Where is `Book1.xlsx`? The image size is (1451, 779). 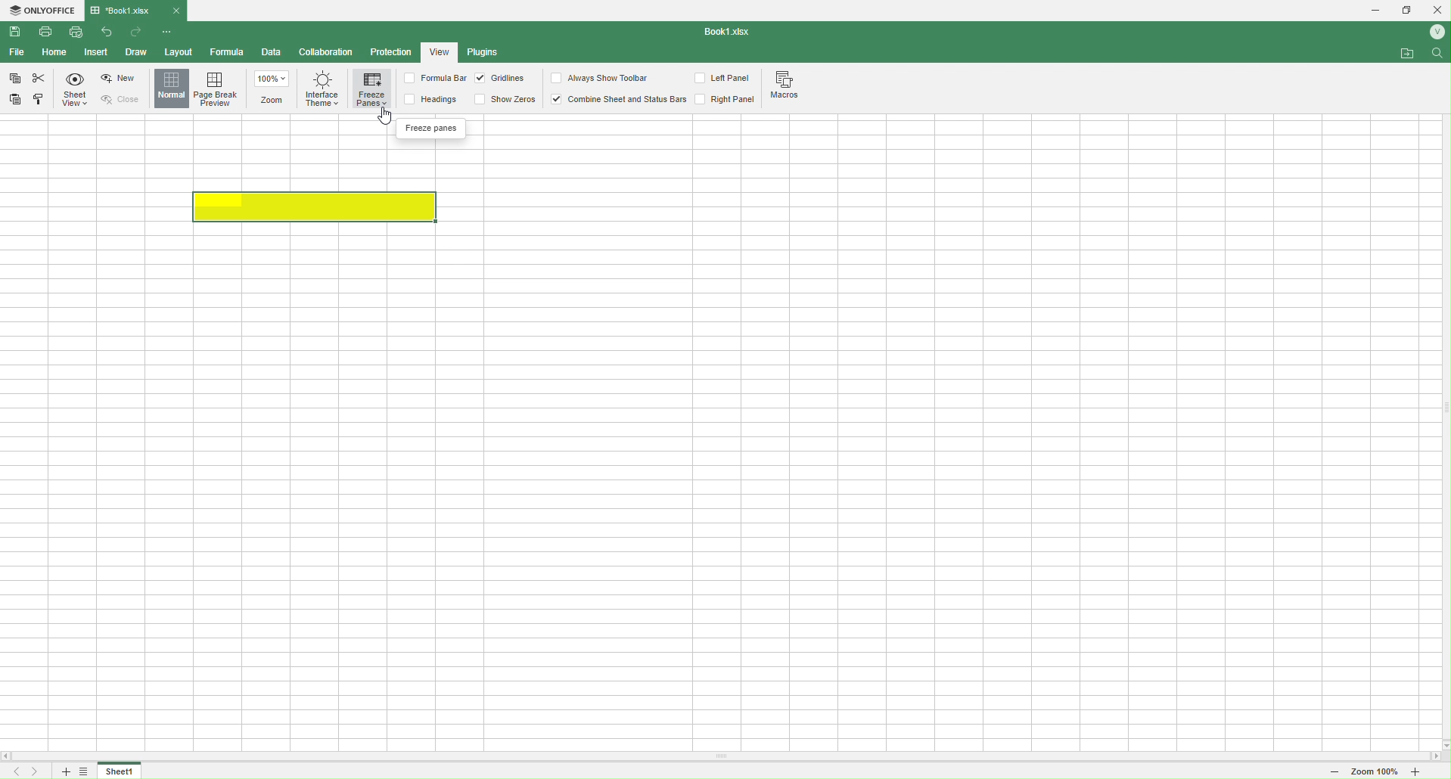 Book1.xlsx is located at coordinates (731, 33).